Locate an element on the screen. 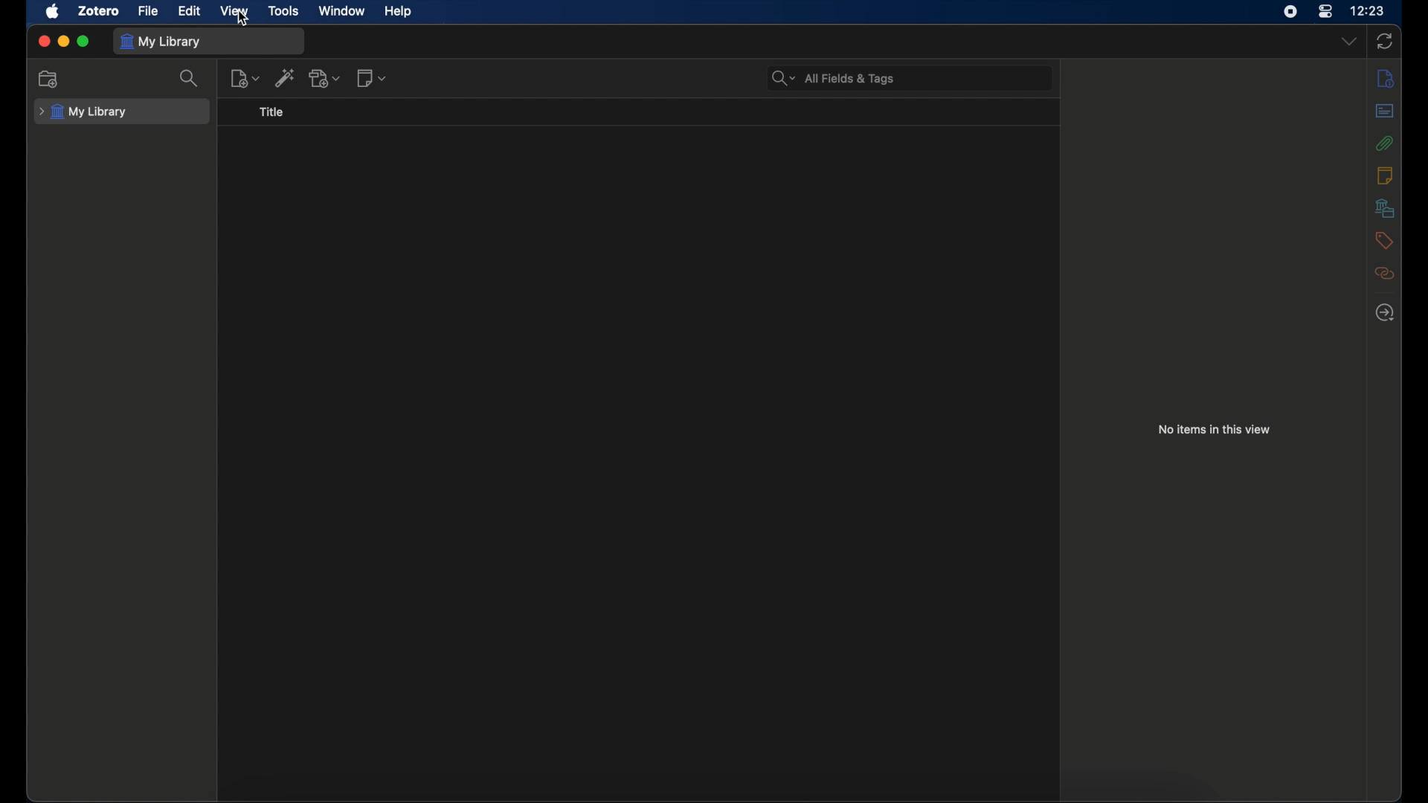 This screenshot has width=1428, height=803. sync is located at coordinates (1384, 41).